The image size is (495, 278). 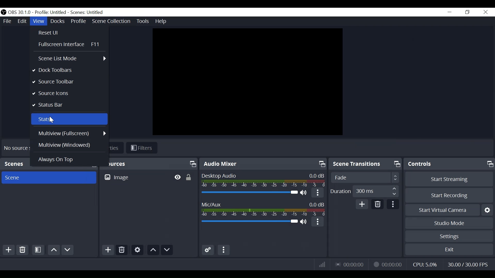 I want to click on Start Virtual Camera, so click(x=449, y=211).